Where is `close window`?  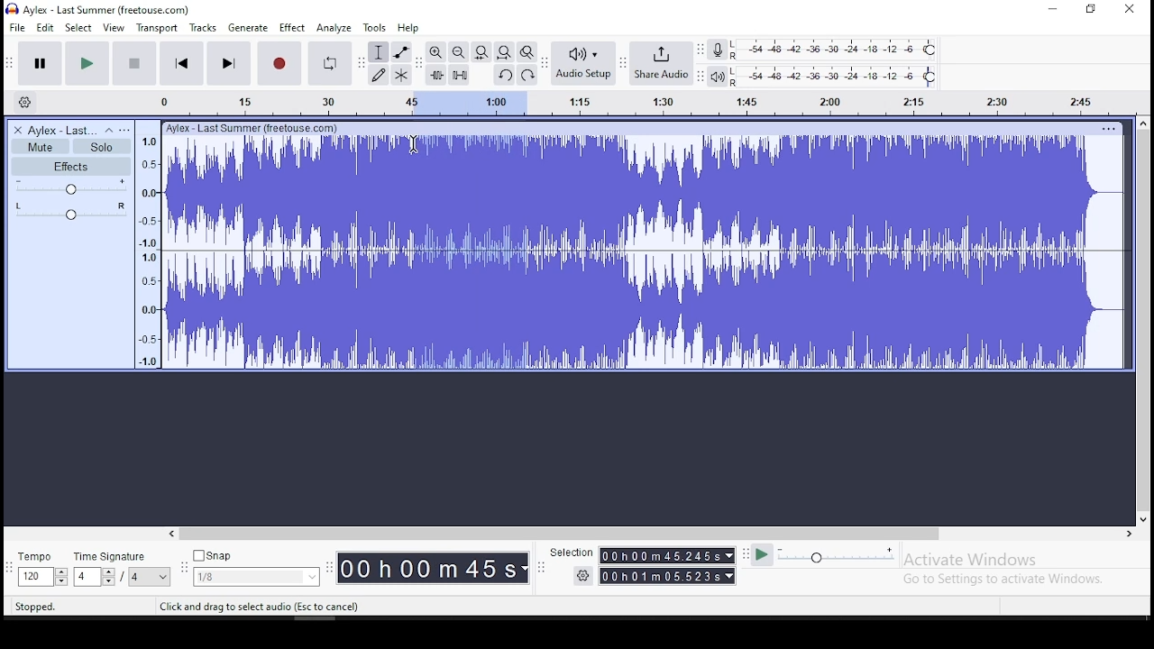 close window is located at coordinates (1130, 10).